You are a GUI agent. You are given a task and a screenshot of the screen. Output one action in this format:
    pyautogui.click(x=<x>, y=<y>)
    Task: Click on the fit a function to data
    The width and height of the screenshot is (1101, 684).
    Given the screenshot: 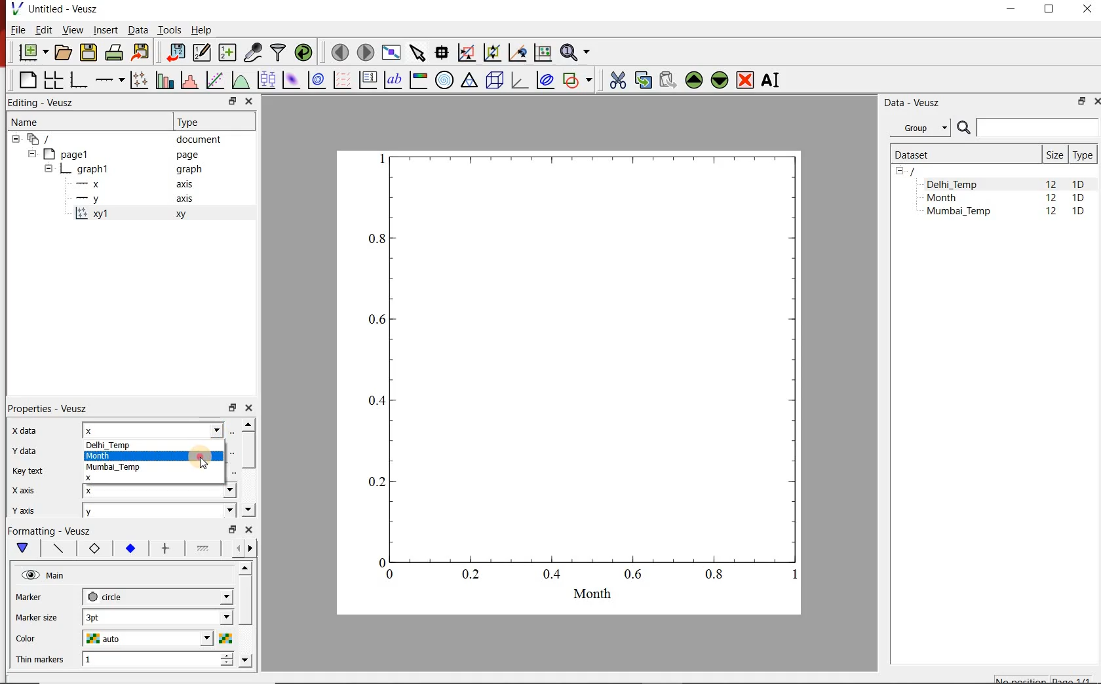 What is the action you would take?
    pyautogui.click(x=214, y=80)
    